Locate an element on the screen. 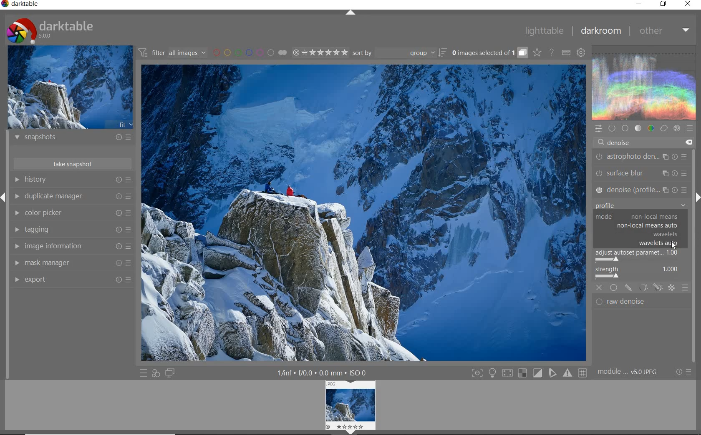 The height and width of the screenshot is (435, 701). OFF is located at coordinates (599, 288).